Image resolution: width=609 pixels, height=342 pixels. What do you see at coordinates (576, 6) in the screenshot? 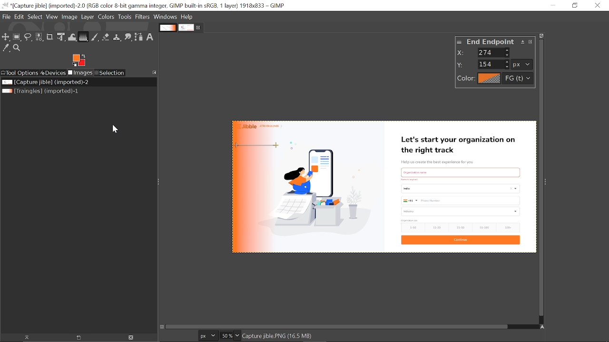
I see `Restore down` at bounding box center [576, 6].